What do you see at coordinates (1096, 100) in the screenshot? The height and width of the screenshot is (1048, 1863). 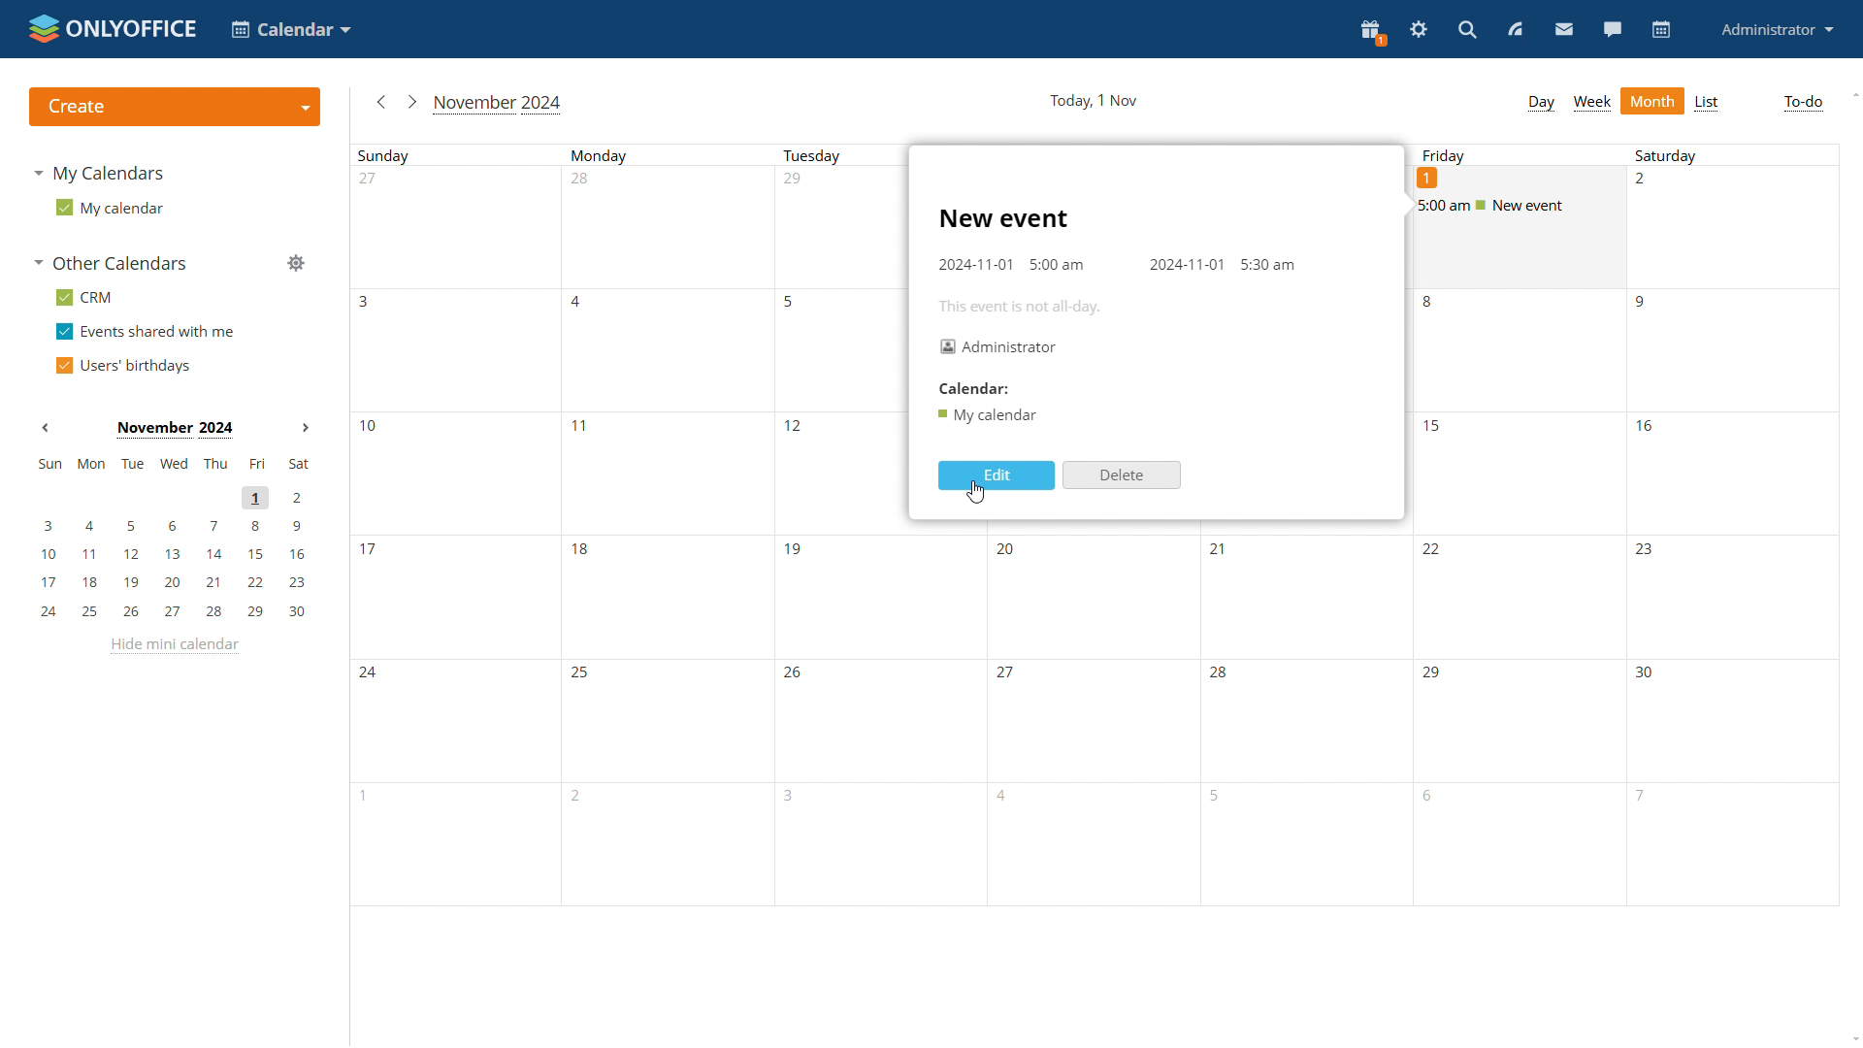 I see `current date` at bounding box center [1096, 100].